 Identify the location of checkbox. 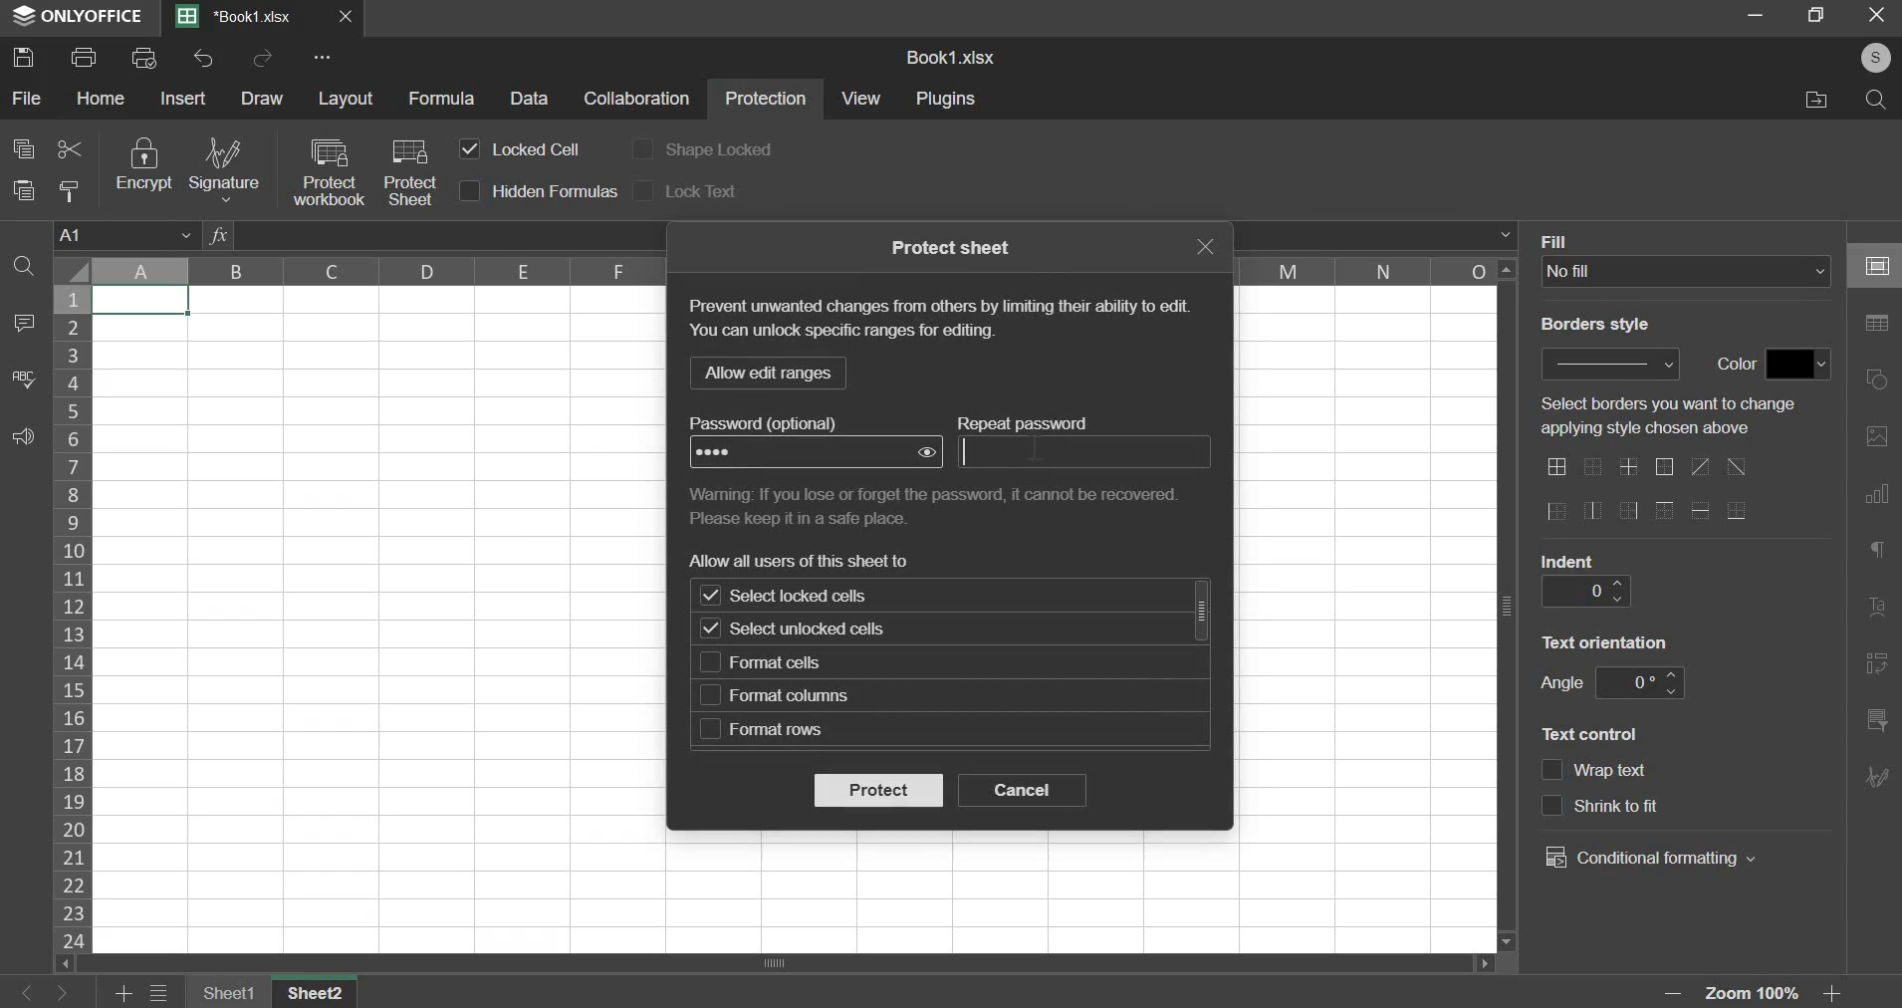
(710, 628).